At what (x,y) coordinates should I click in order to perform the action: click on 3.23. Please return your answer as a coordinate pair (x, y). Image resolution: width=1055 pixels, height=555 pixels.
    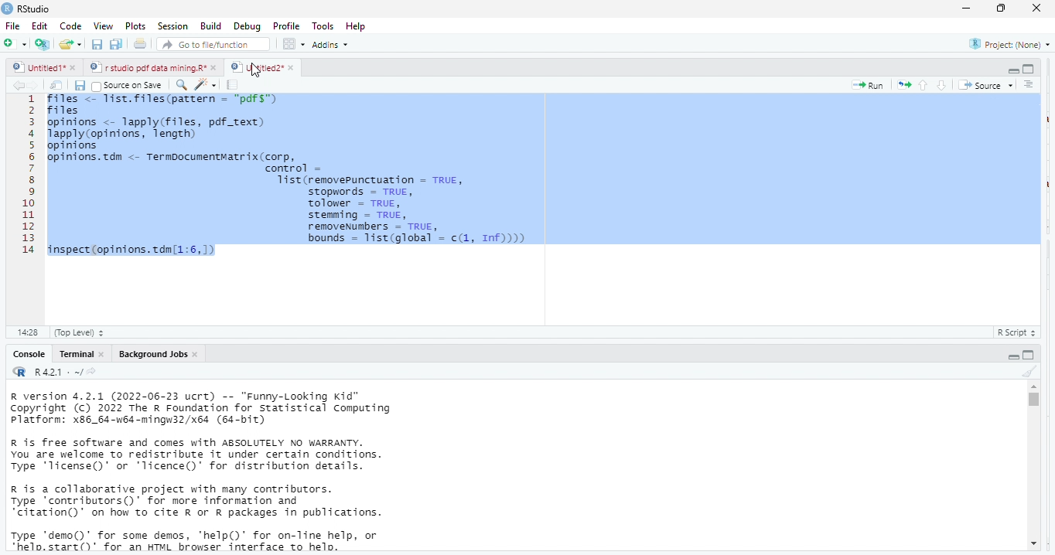
    Looking at the image, I should click on (27, 331).